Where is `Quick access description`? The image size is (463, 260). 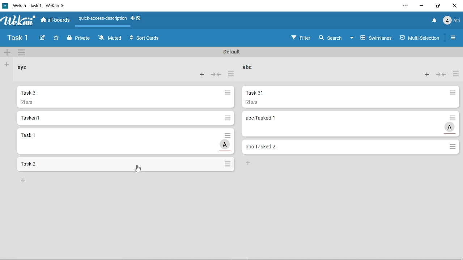
Quick access description is located at coordinates (101, 20).